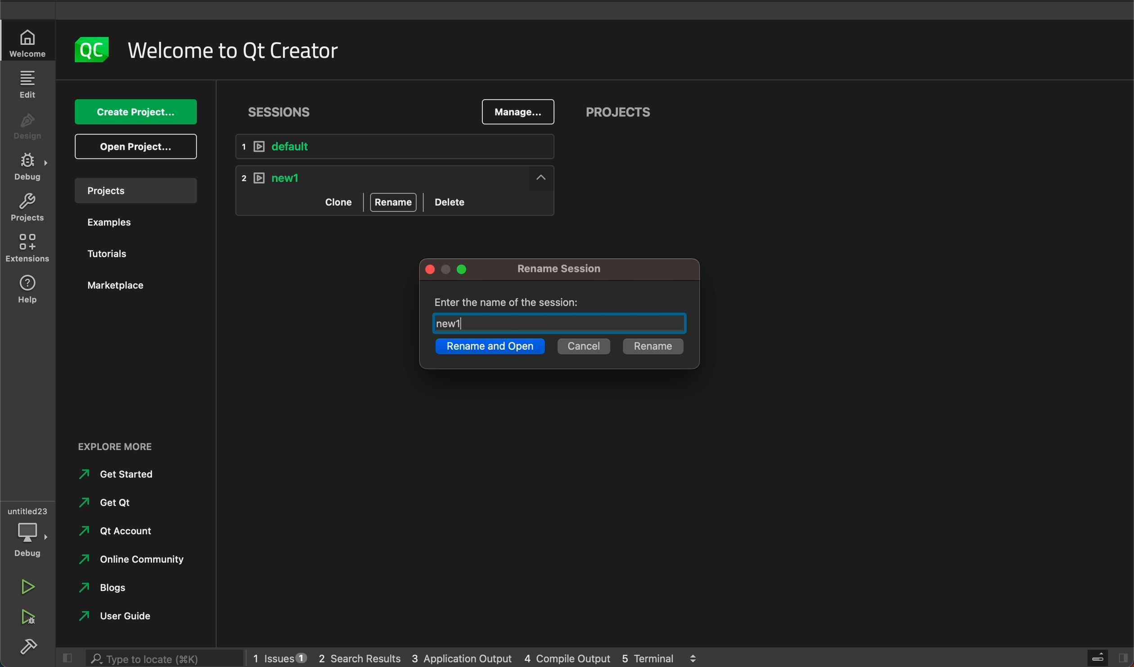 This screenshot has height=667, width=1134. What do you see at coordinates (402, 147) in the screenshot?
I see `DEFAULT` at bounding box center [402, 147].